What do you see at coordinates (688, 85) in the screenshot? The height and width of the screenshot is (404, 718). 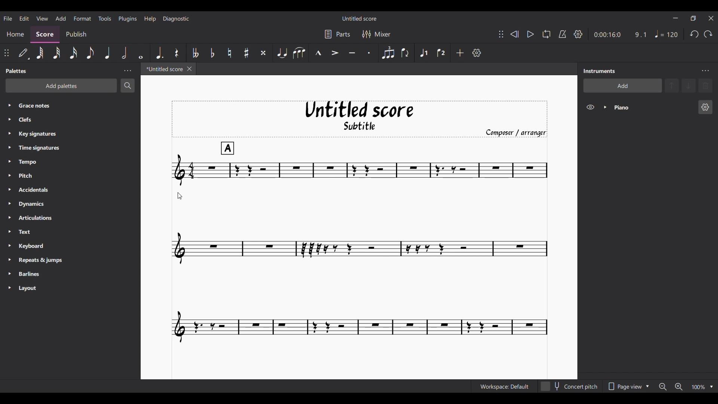 I see `Move instrument down` at bounding box center [688, 85].